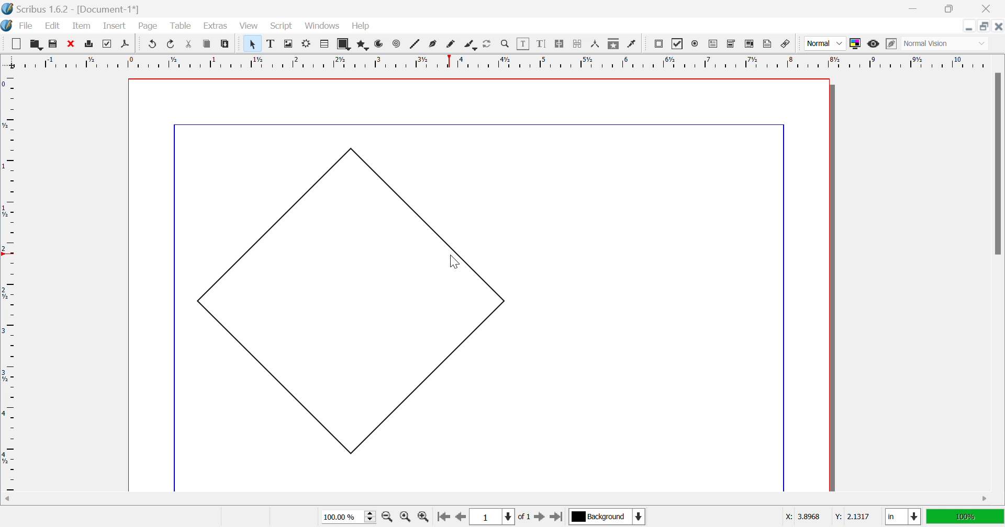  Describe the element at coordinates (364, 45) in the screenshot. I see `Polygon` at that location.